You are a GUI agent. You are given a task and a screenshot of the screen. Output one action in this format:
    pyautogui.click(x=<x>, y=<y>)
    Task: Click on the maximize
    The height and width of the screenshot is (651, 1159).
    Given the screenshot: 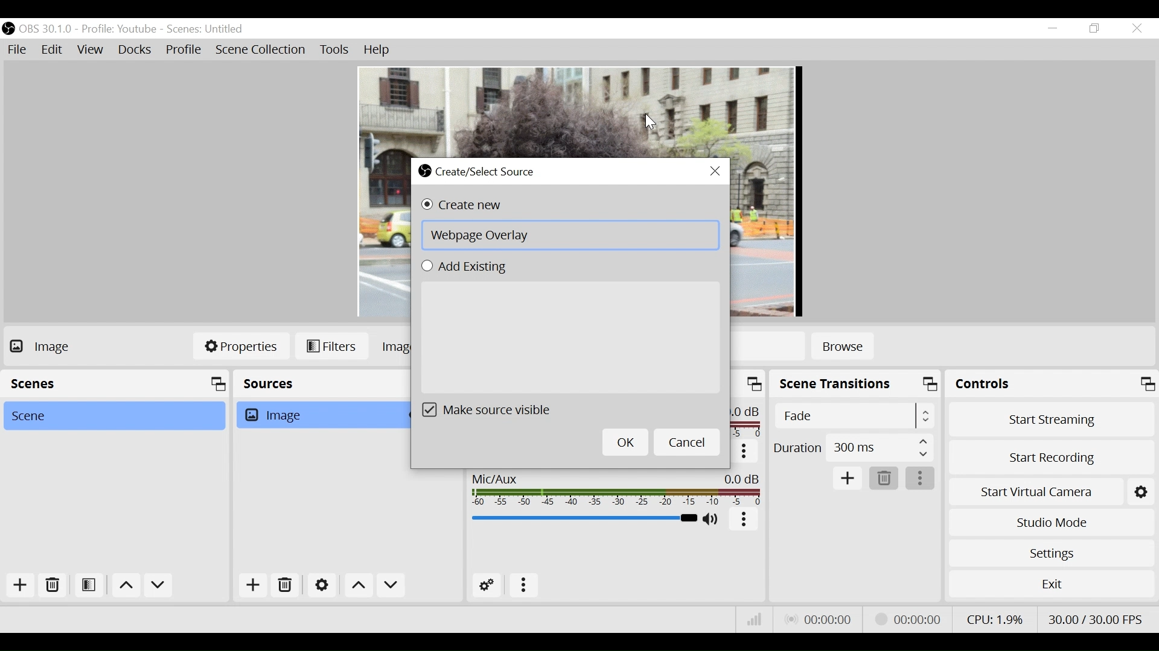 What is the action you would take?
    pyautogui.click(x=753, y=383)
    